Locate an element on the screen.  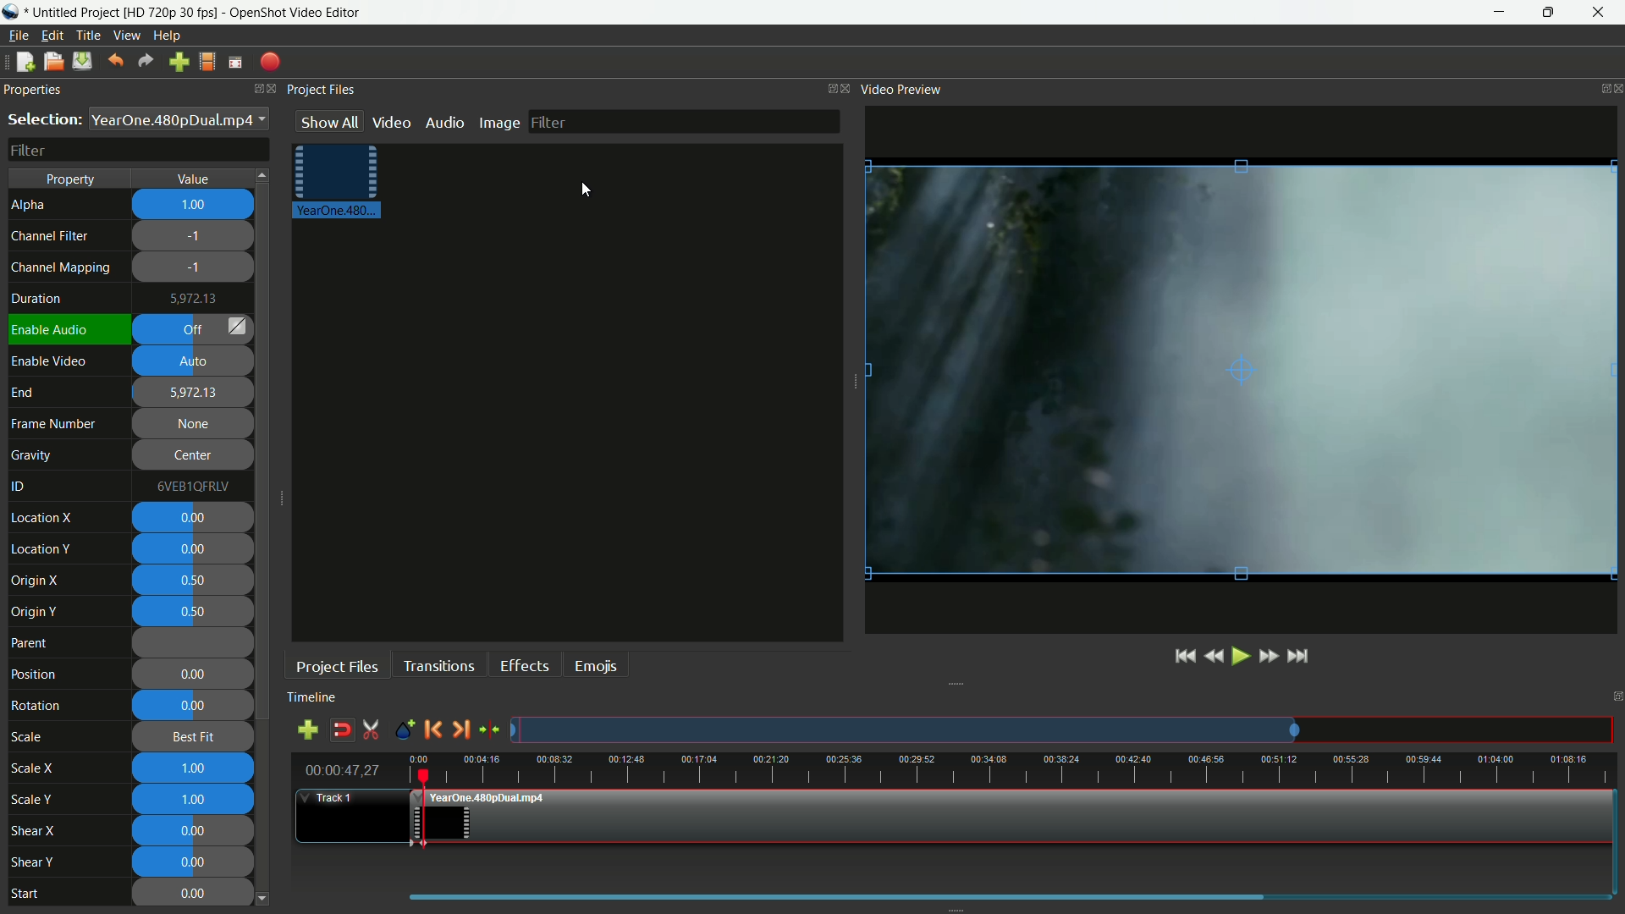
0.00 is located at coordinates (194, 893).